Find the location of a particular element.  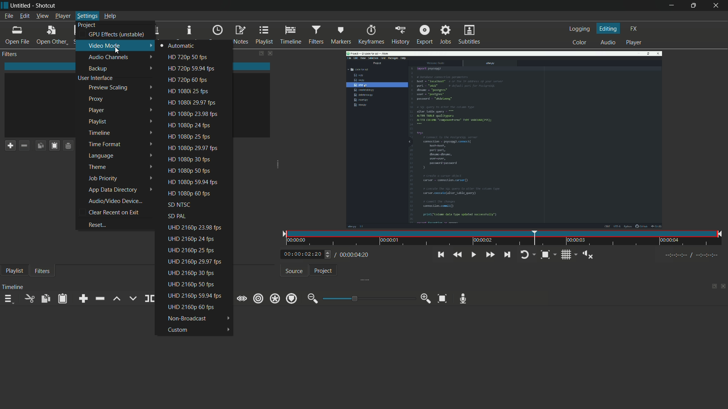

show volume control is located at coordinates (589, 254).